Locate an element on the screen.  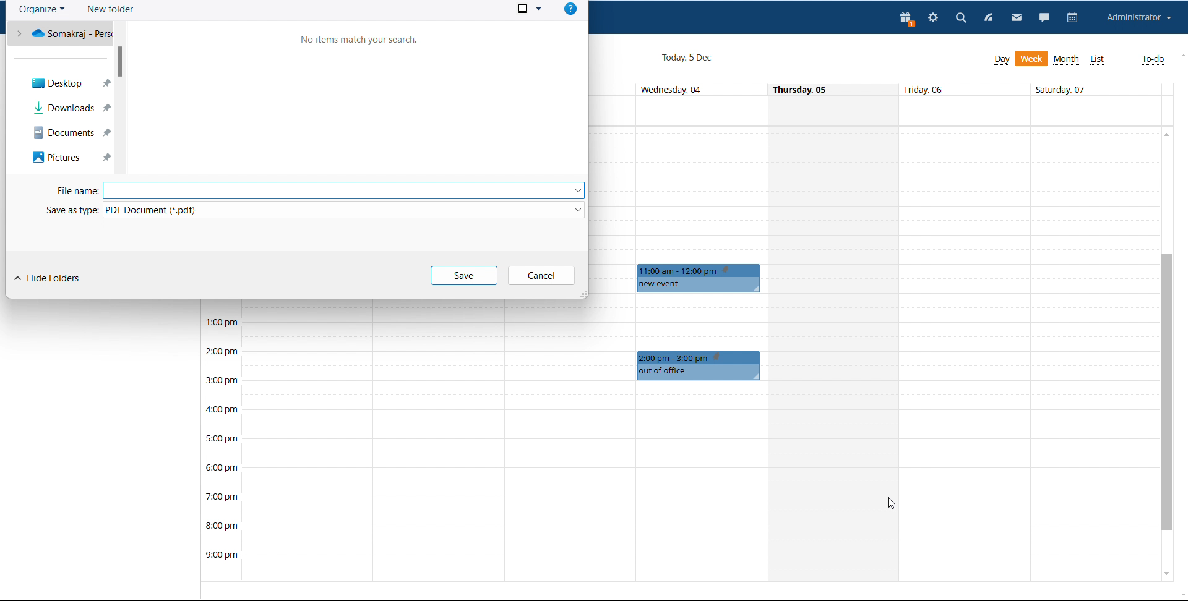
timeline is located at coordinates (220, 447).